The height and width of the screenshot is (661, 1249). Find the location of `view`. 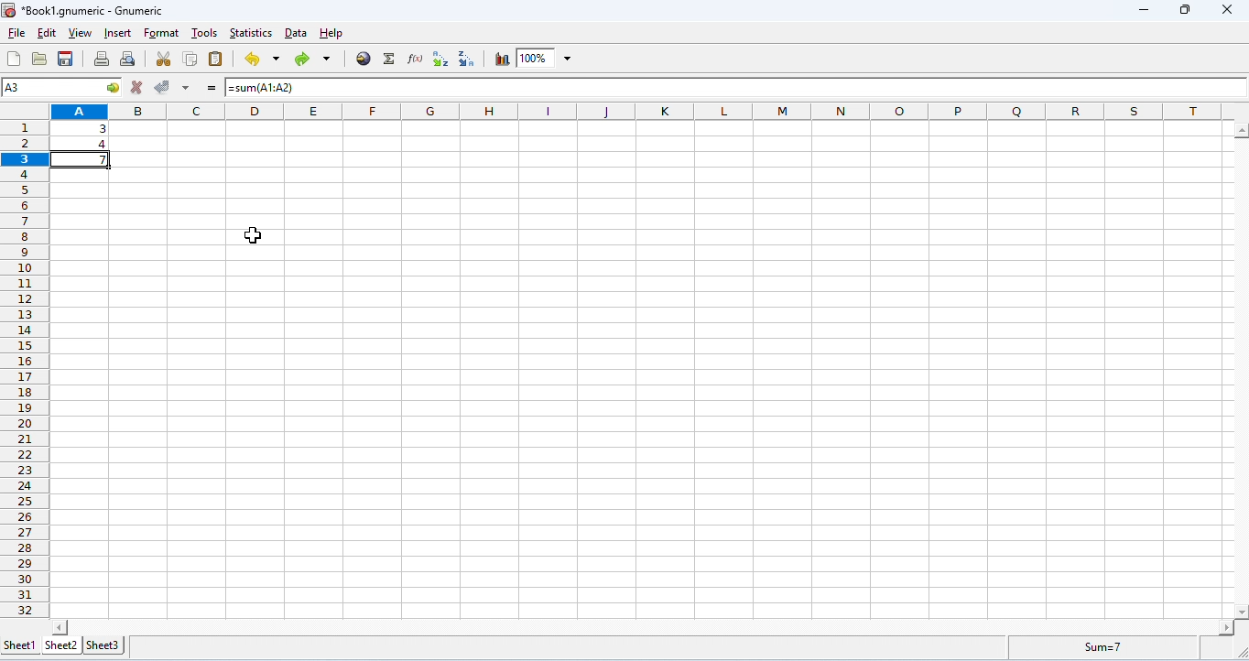

view is located at coordinates (81, 34).